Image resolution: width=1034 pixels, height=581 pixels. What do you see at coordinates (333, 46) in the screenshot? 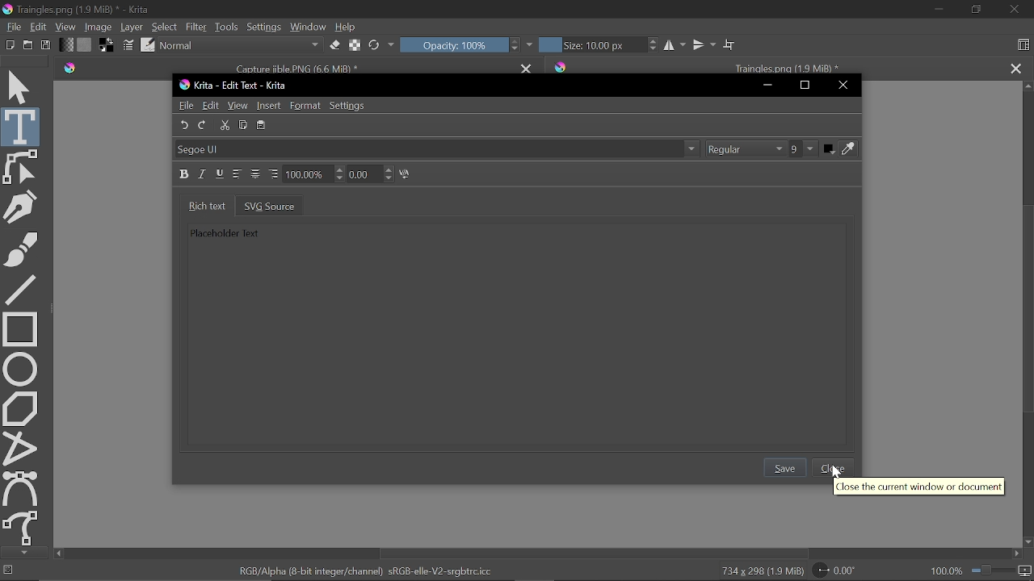
I see `Eraser` at bounding box center [333, 46].